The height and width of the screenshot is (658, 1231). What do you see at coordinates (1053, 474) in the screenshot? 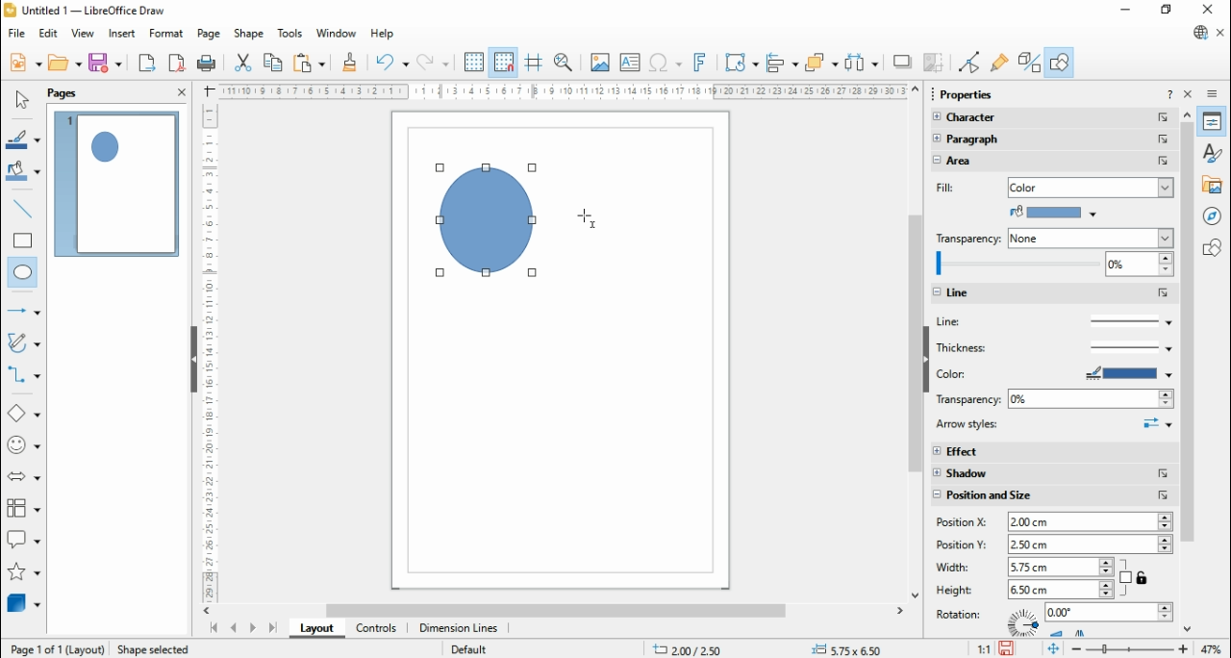
I see `shadow` at bounding box center [1053, 474].